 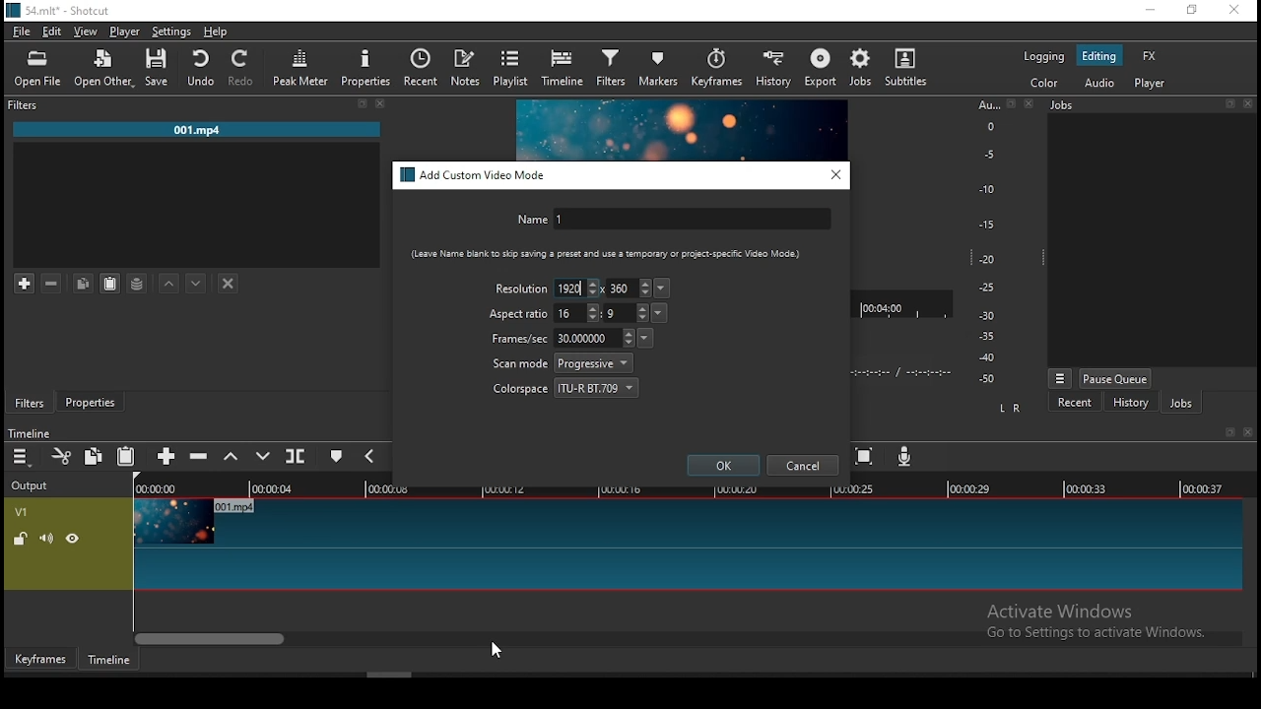 I want to click on open file, so click(x=37, y=70).